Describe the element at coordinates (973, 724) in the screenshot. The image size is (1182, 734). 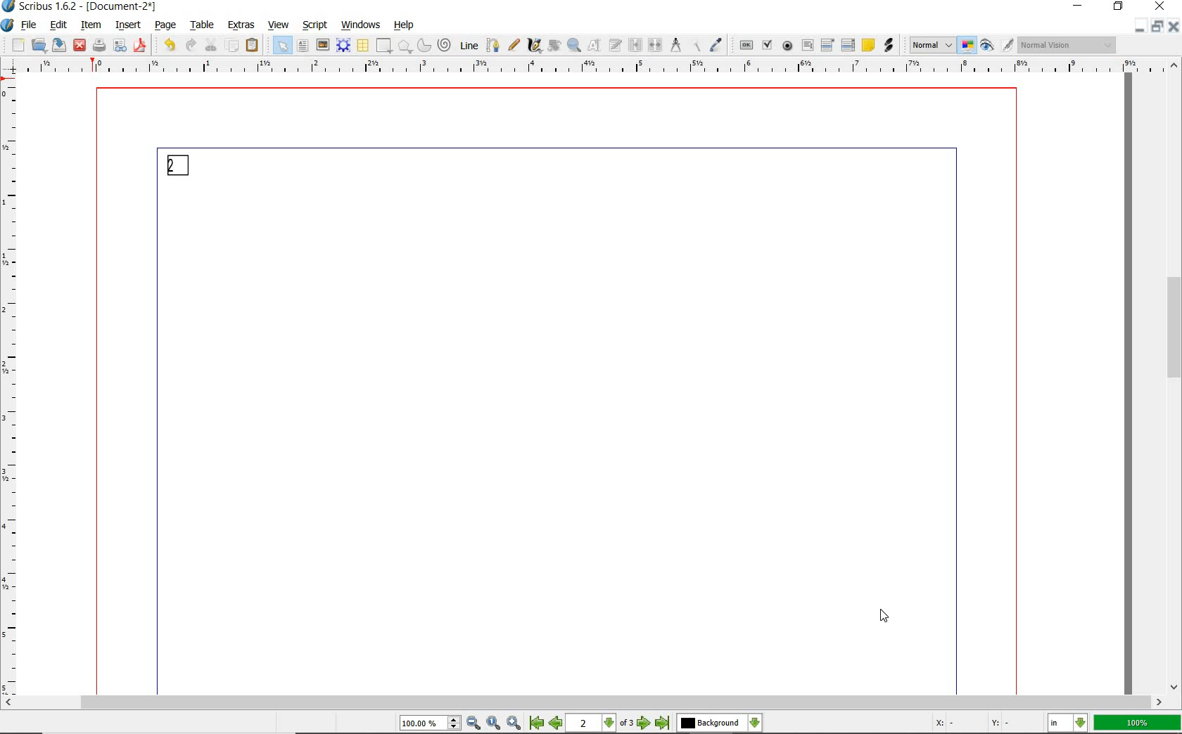
I see `Curspr Coordinates` at that location.